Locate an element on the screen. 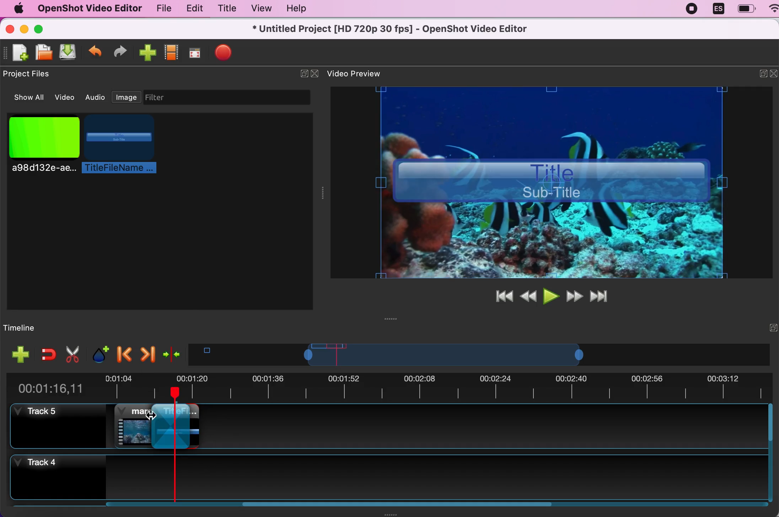 This screenshot has width=779, height=517. close is located at coordinates (774, 75).